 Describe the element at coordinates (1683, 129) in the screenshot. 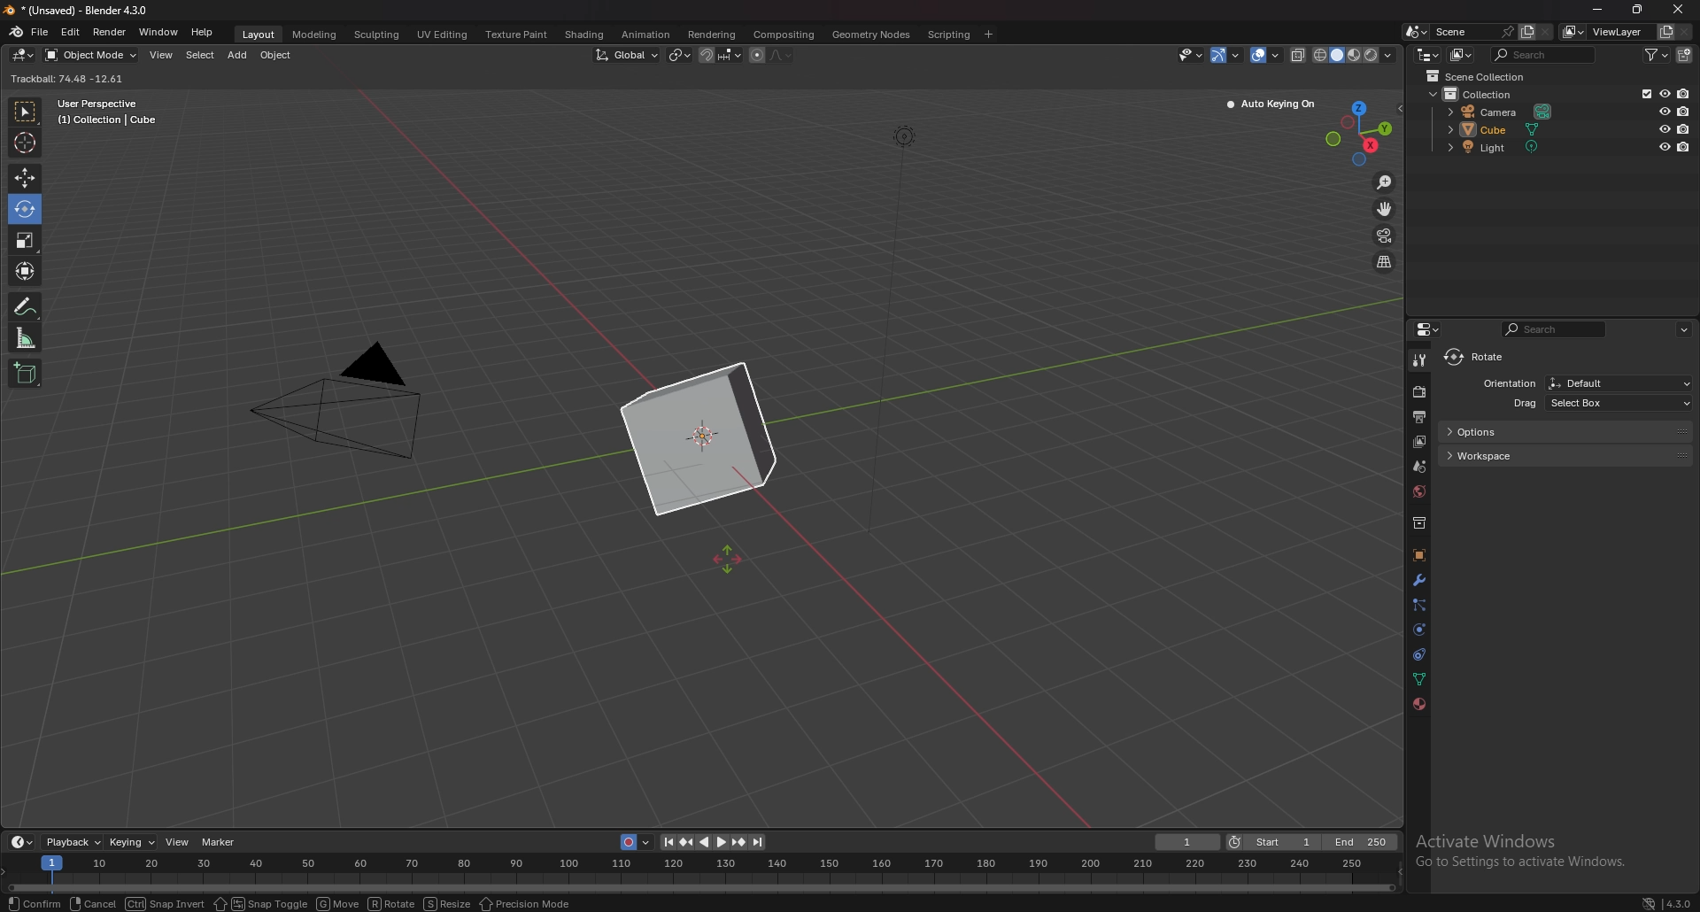

I see `disable in render` at that location.